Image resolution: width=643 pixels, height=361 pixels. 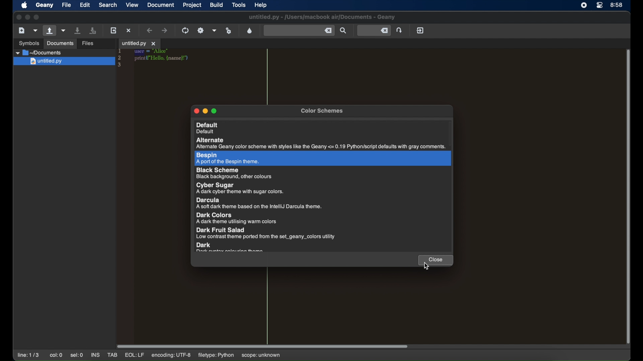 What do you see at coordinates (64, 62) in the screenshot?
I see `untitled.py` at bounding box center [64, 62].